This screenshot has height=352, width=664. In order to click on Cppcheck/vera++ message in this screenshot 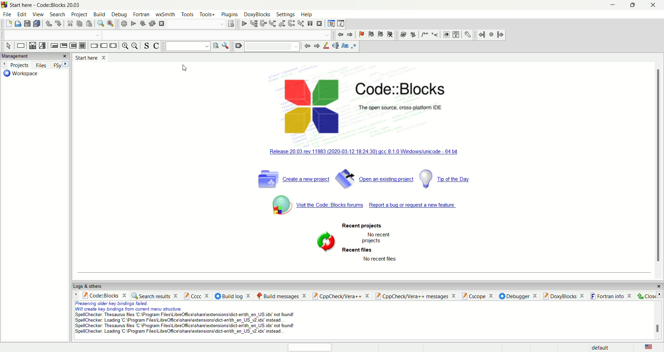, I will do `click(415, 296)`.